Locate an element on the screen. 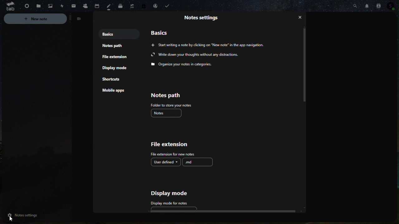 This screenshot has width=399, height=224. Notes path is located at coordinates (170, 95).